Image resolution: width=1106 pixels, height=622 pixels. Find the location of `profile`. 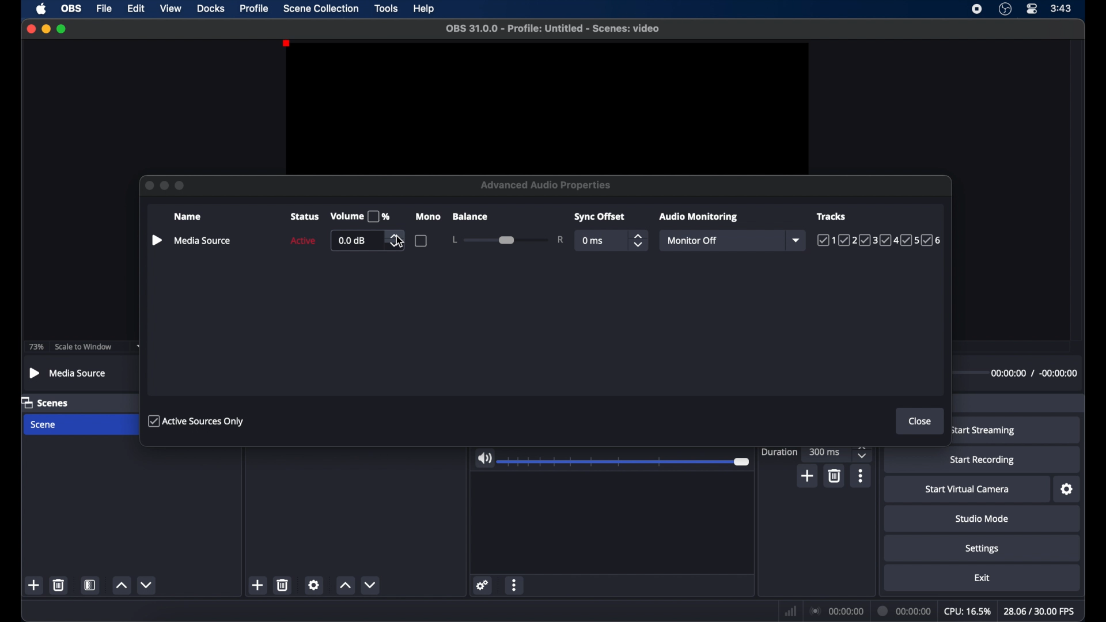

profile is located at coordinates (255, 9).